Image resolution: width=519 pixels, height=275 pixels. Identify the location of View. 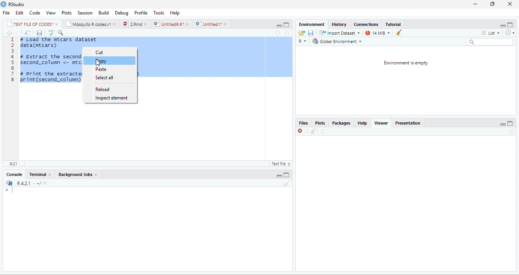
(51, 12).